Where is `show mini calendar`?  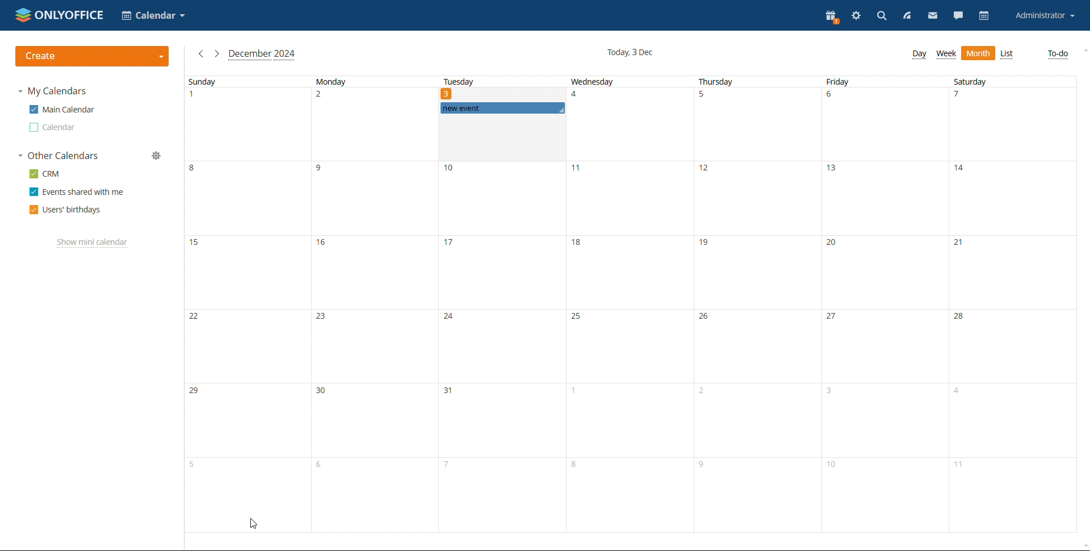 show mini calendar is located at coordinates (93, 243).